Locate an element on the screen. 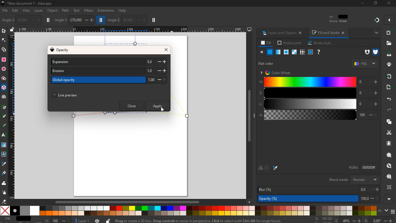 Image resolution: width=396 pixels, height=223 pixels. draw is located at coordinates (4, 117).